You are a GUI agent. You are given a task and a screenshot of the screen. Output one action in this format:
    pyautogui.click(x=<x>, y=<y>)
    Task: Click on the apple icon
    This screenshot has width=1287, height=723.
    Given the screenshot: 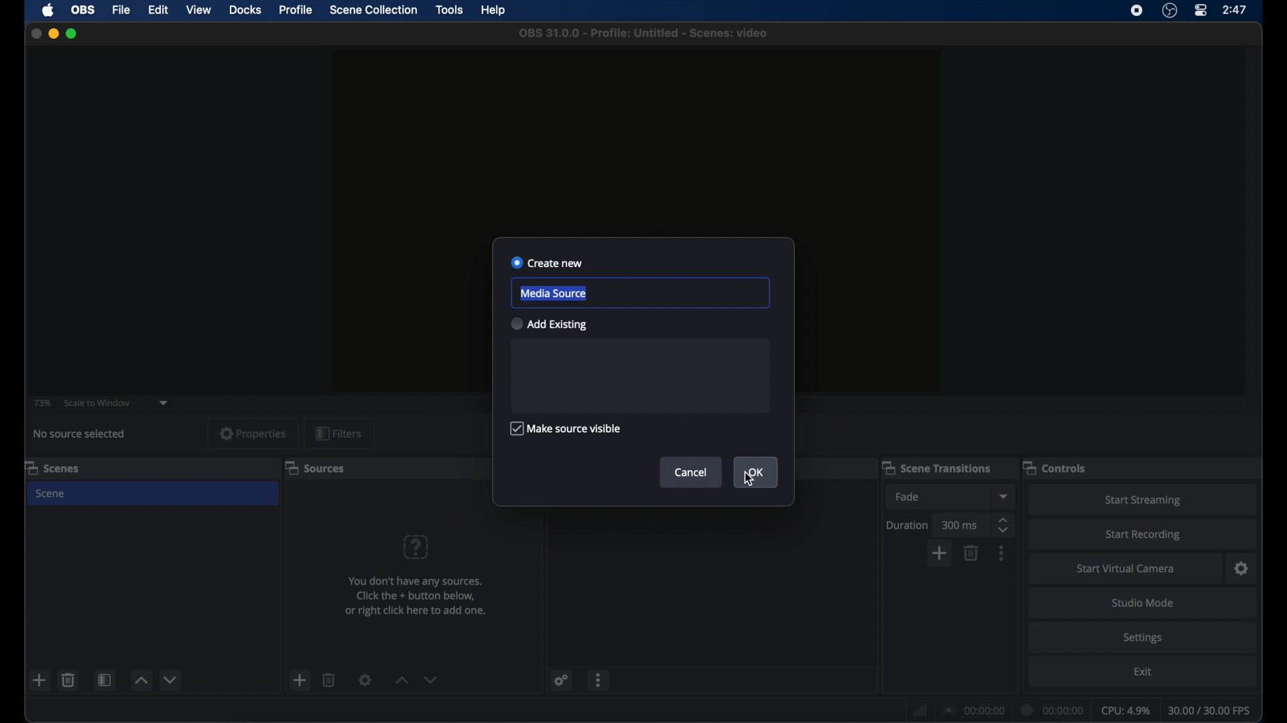 What is the action you would take?
    pyautogui.click(x=48, y=10)
    